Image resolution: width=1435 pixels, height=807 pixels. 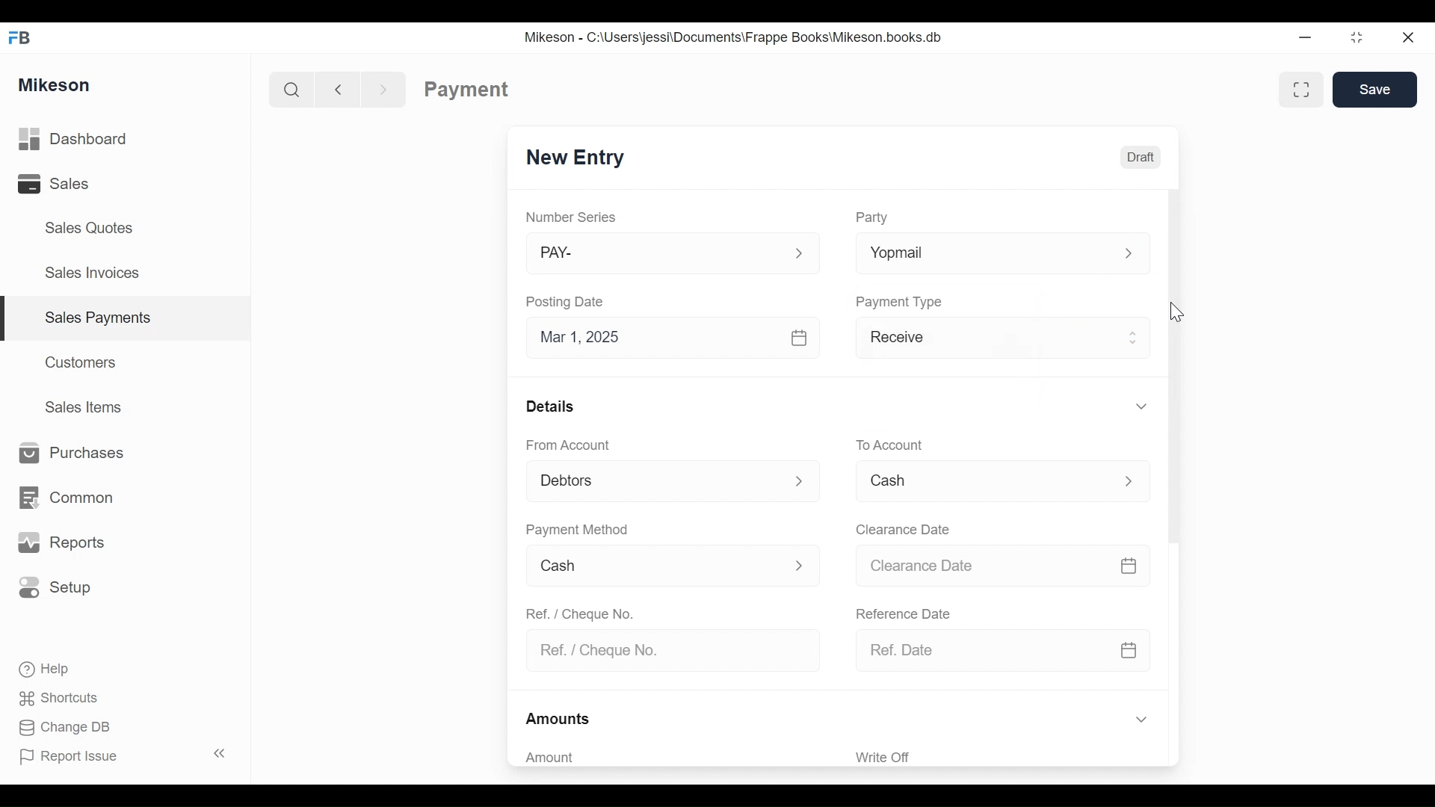 What do you see at coordinates (1299, 90) in the screenshot?
I see `Full width toggle` at bounding box center [1299, 90].